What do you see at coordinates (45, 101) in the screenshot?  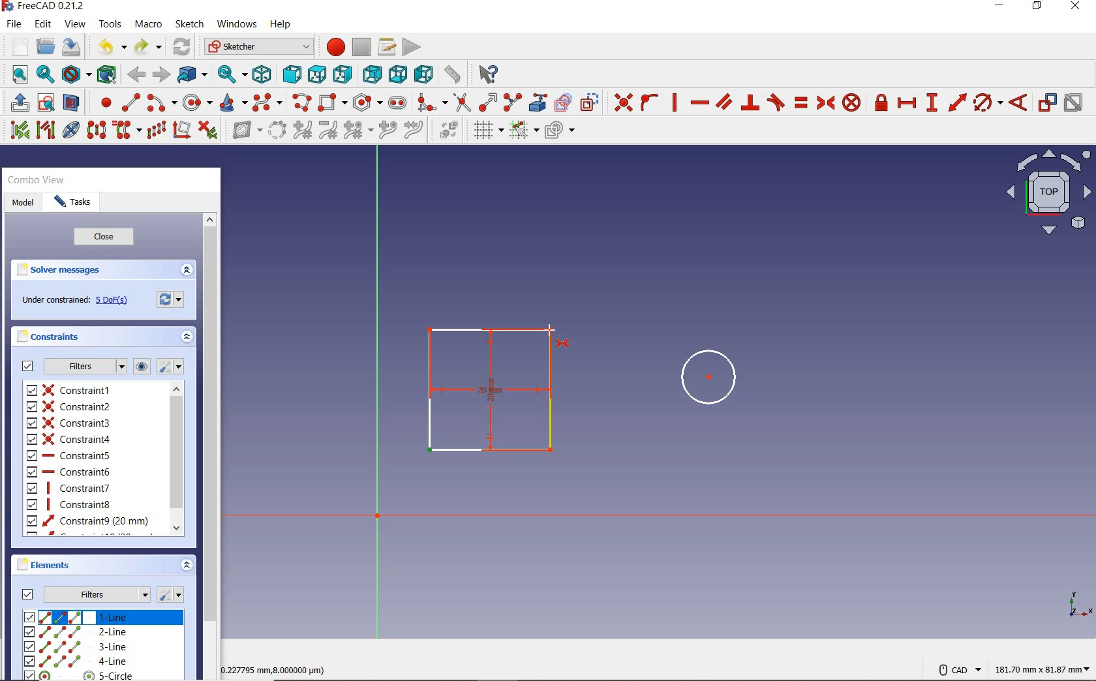 I see `create sketch` at bounding box center [45, 101].